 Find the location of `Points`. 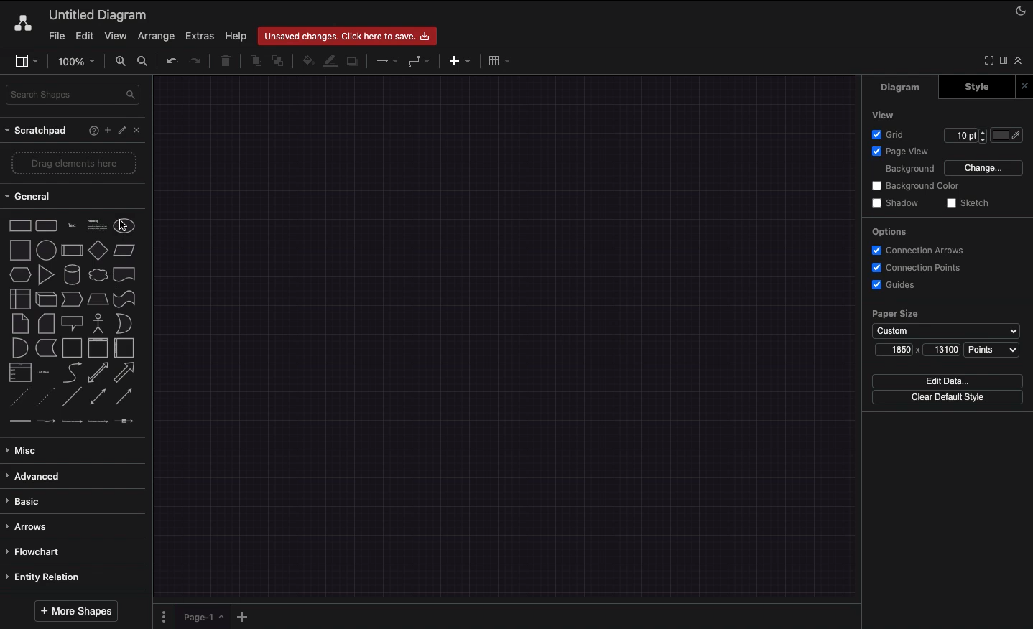

Points is located at coordinates (992, 350).